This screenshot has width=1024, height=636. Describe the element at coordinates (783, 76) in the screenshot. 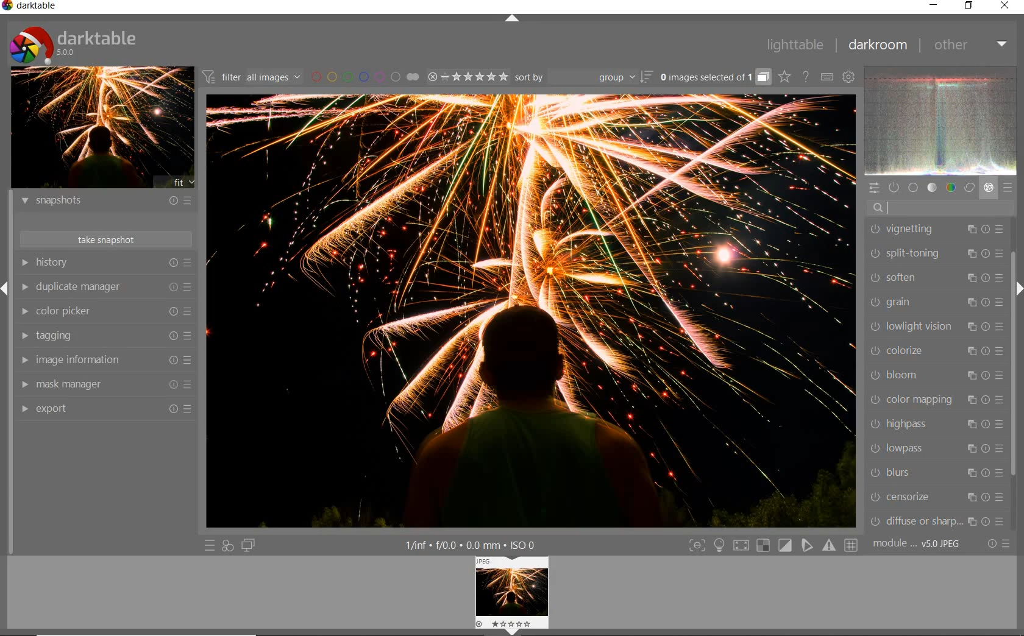

I see `click to change overlays on thumbnails` at that location.